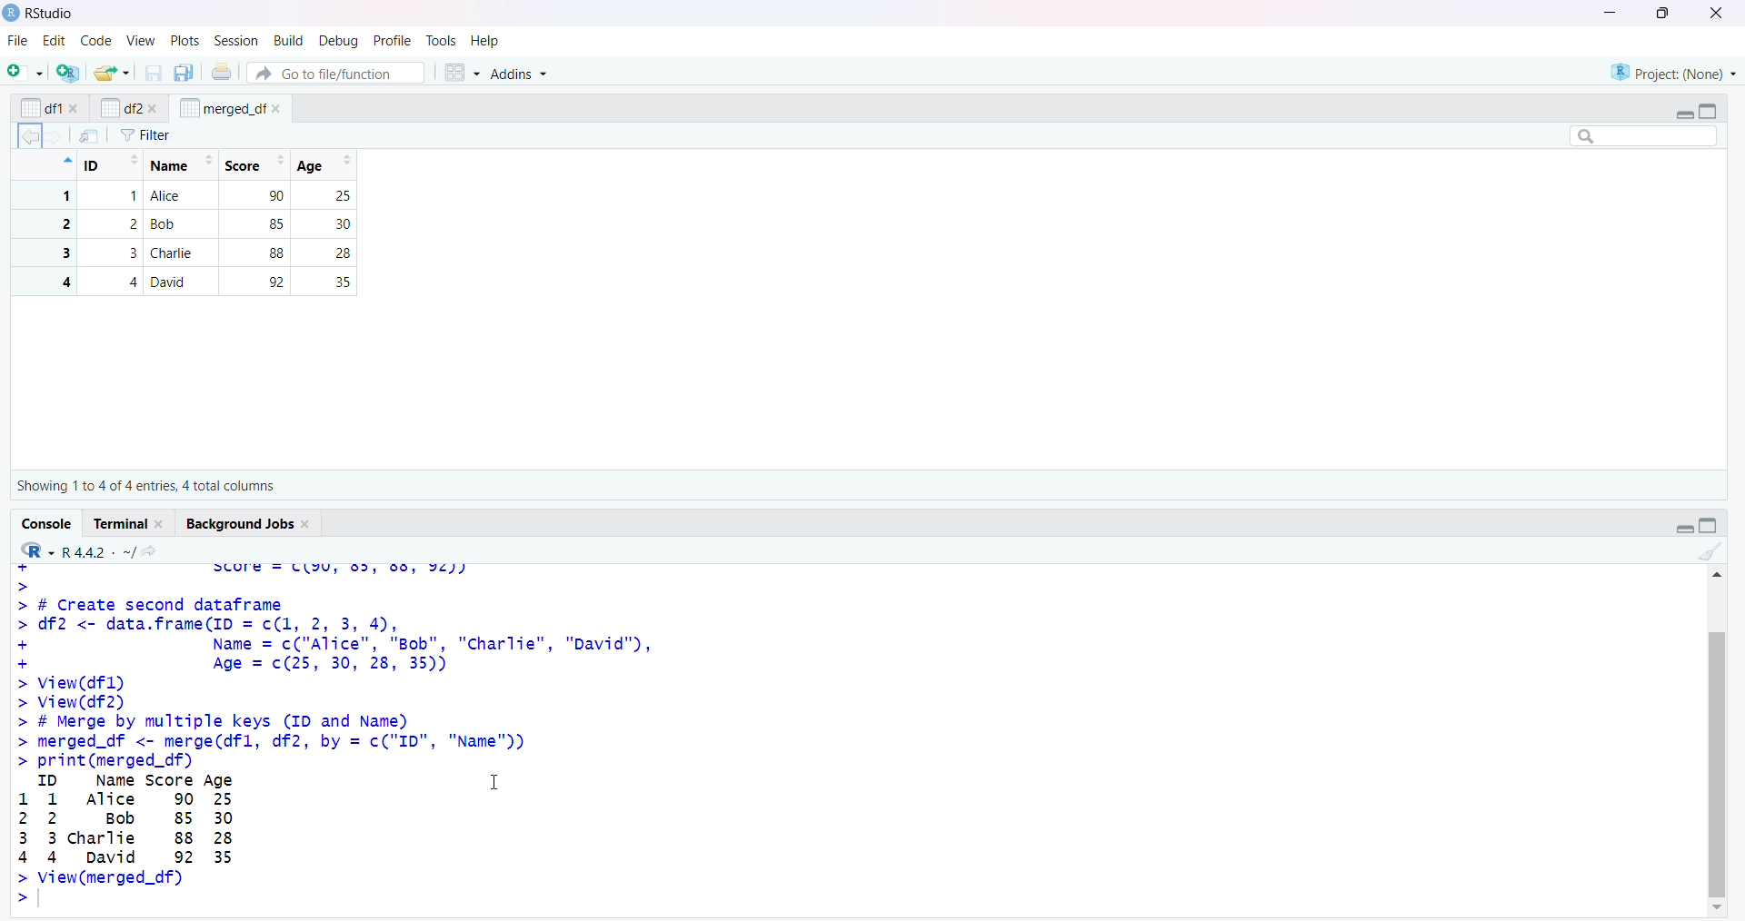  What do you see at coordinates (1684, 529) in the screenshot?
I see `Collapse/expand ` at bounding box center [1684, 529].